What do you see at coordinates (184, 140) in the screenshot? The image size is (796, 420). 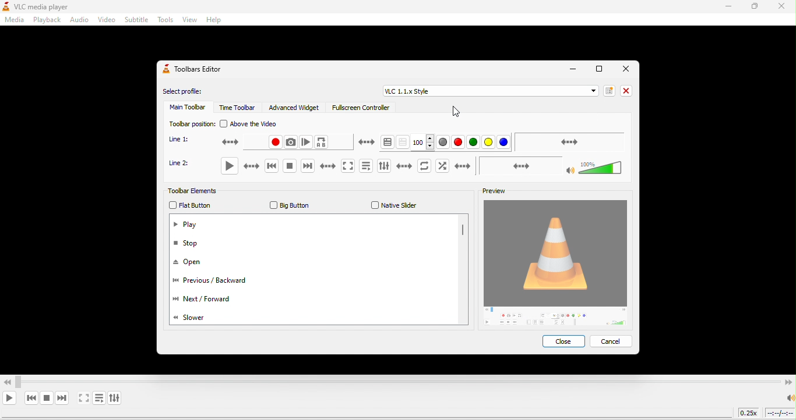 I see `line 1` at bounding box center [184, 140].